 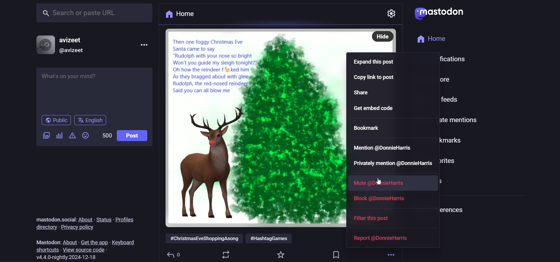 I want to click on content warning, so click(x=71, y=135).